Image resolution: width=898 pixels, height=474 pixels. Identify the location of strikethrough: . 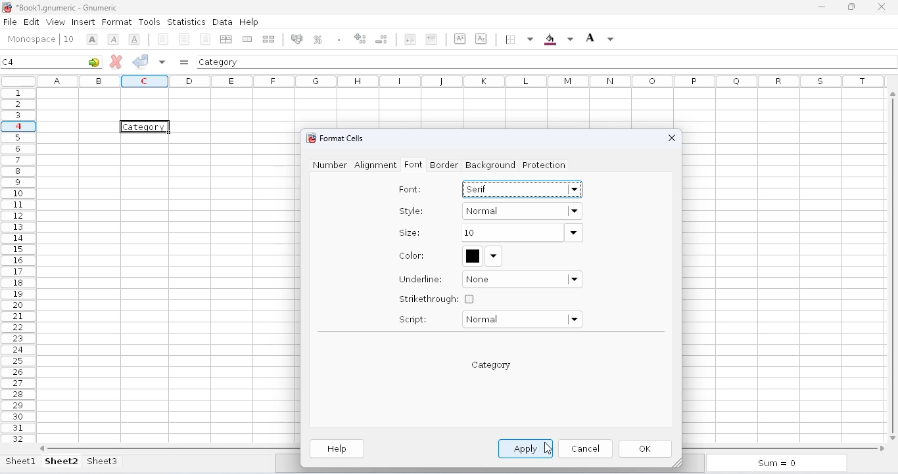
(437, 299).